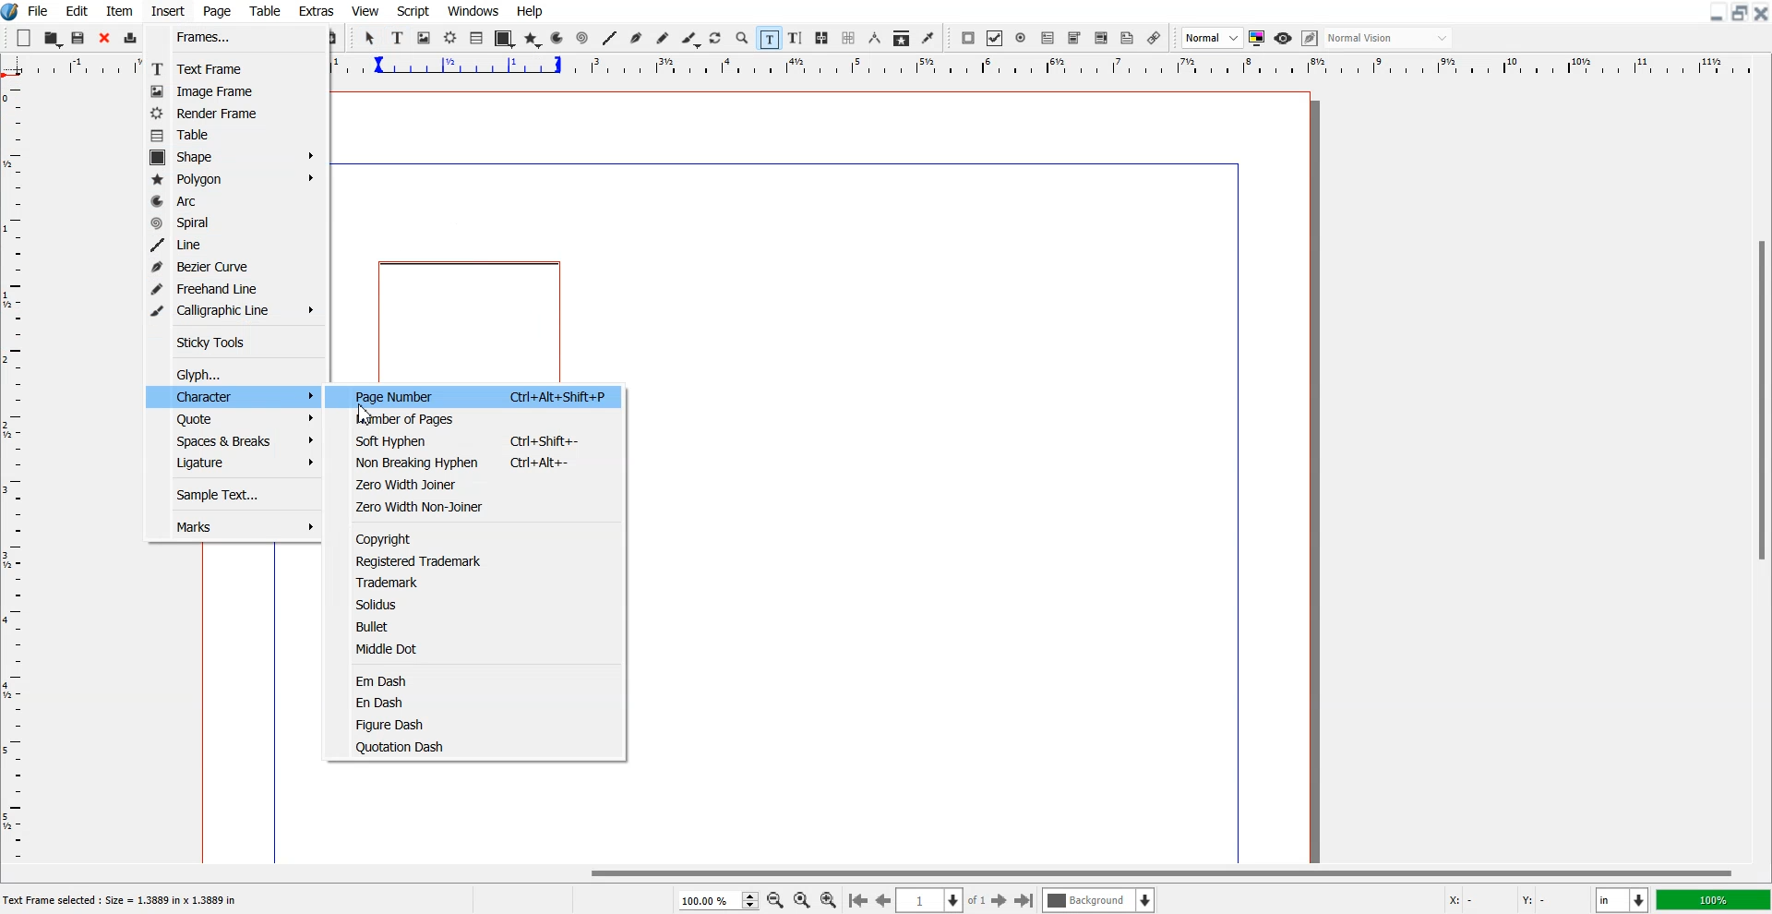 Image resolution: width=1772 pixels, height=914 pixels. Describe the element at coordinates (884, 899) in the screenshot. I see `Go to previous Page` at that location.